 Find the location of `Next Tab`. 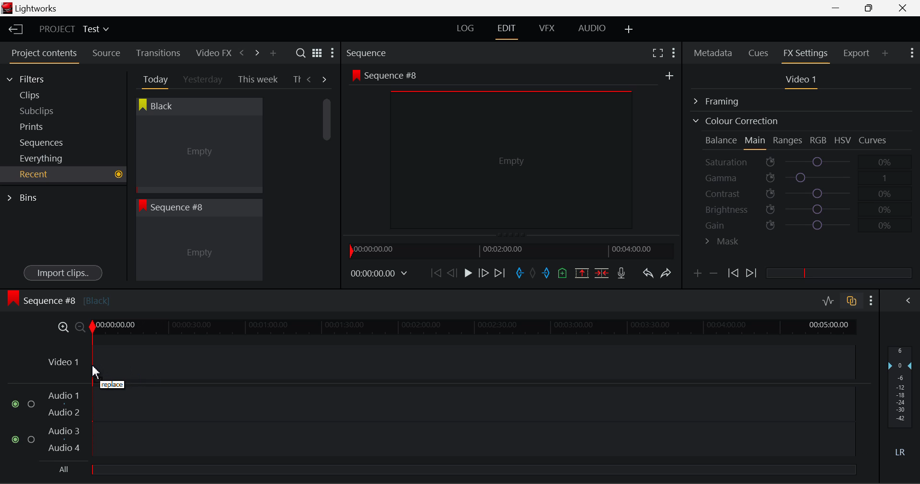

Next Tab is located at coordinates (325, 79).